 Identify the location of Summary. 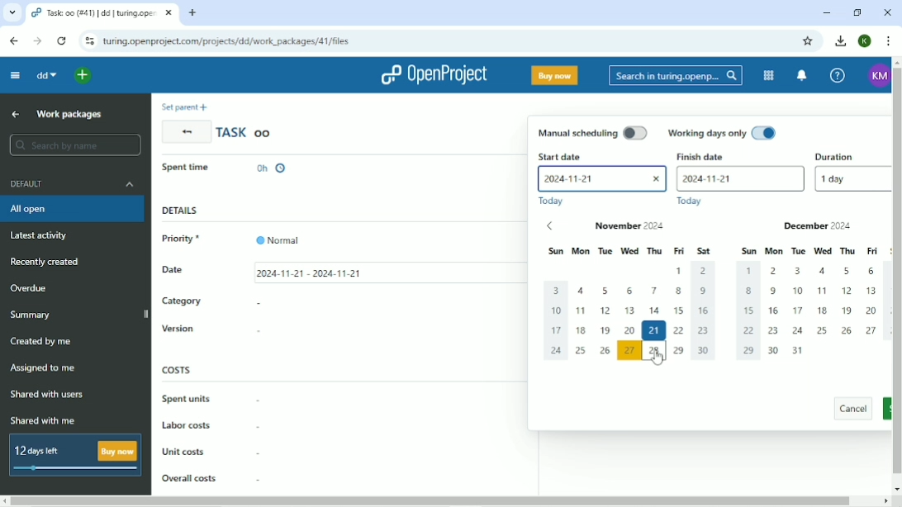
(34, 314).